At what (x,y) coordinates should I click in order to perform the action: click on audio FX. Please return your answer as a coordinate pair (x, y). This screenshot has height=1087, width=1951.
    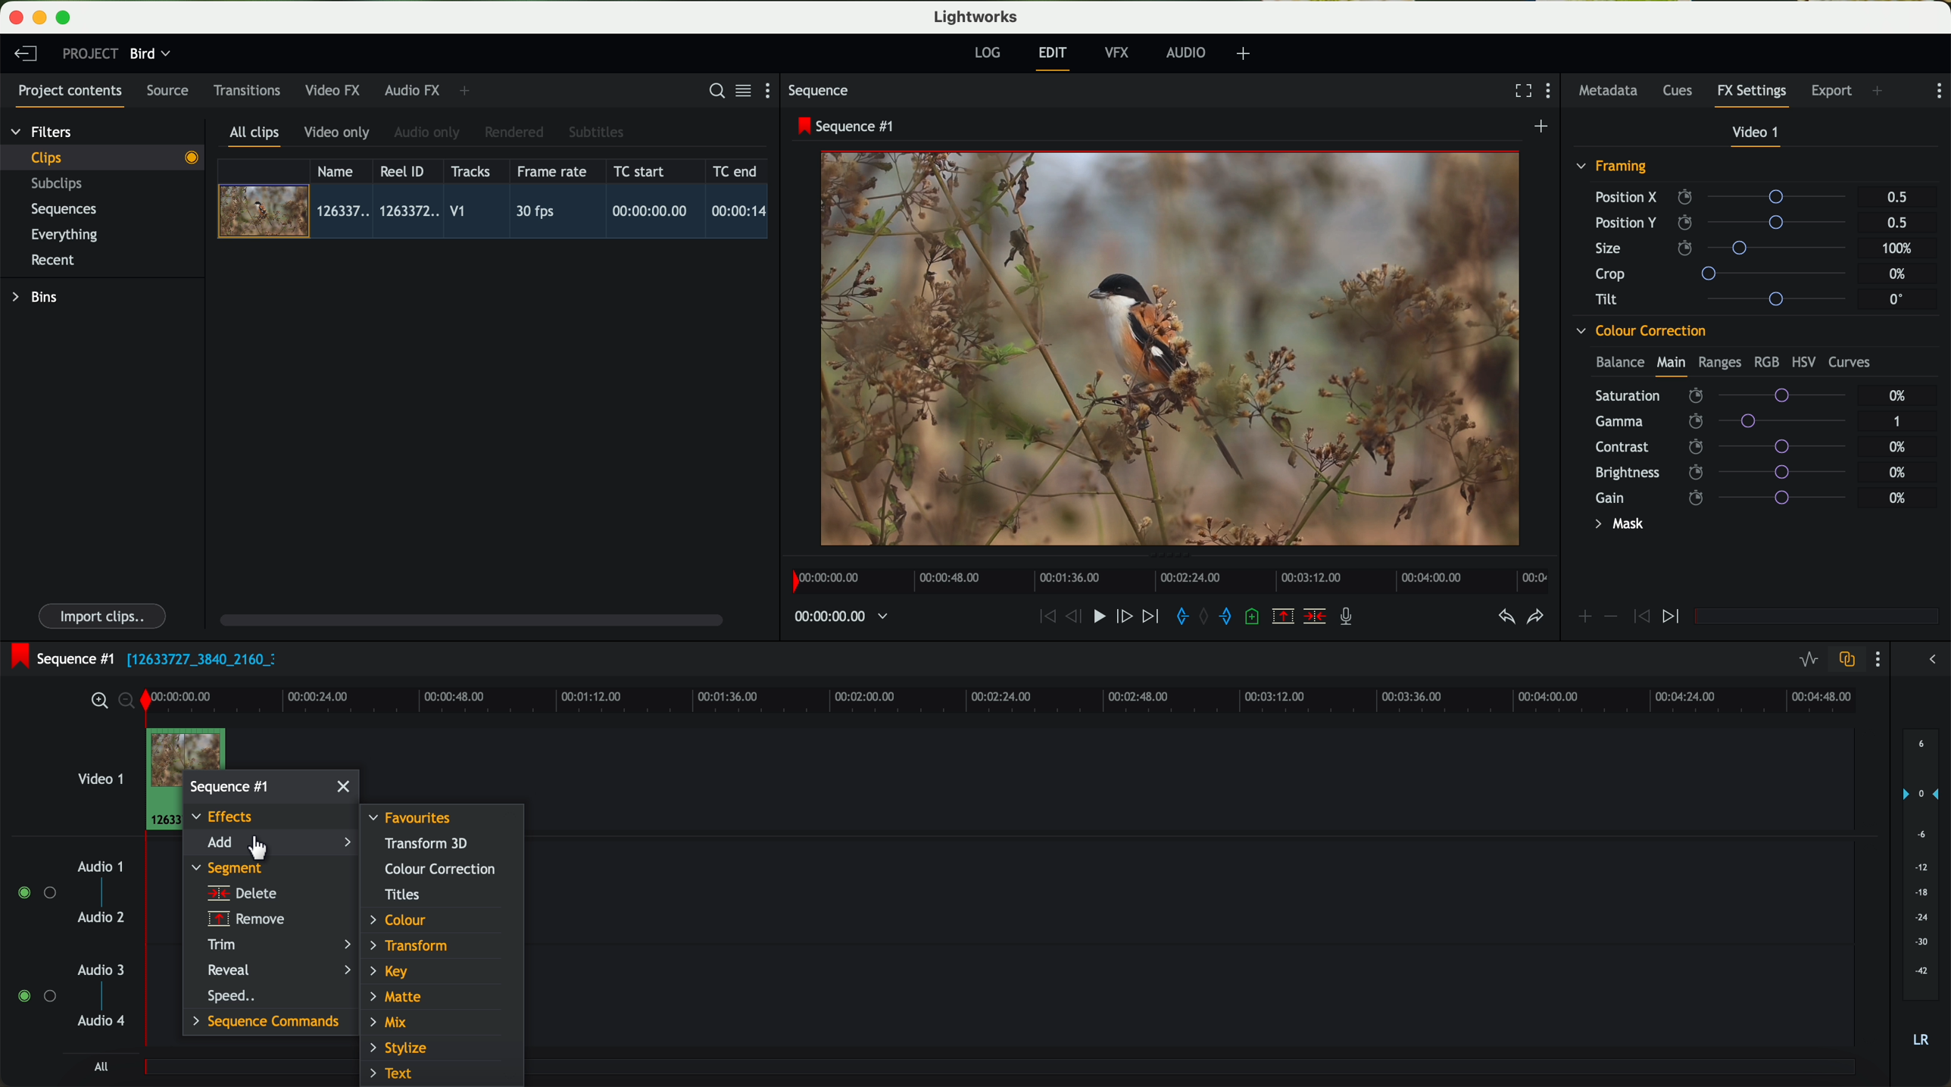
    Looking at the image, I should click on (413, 89).